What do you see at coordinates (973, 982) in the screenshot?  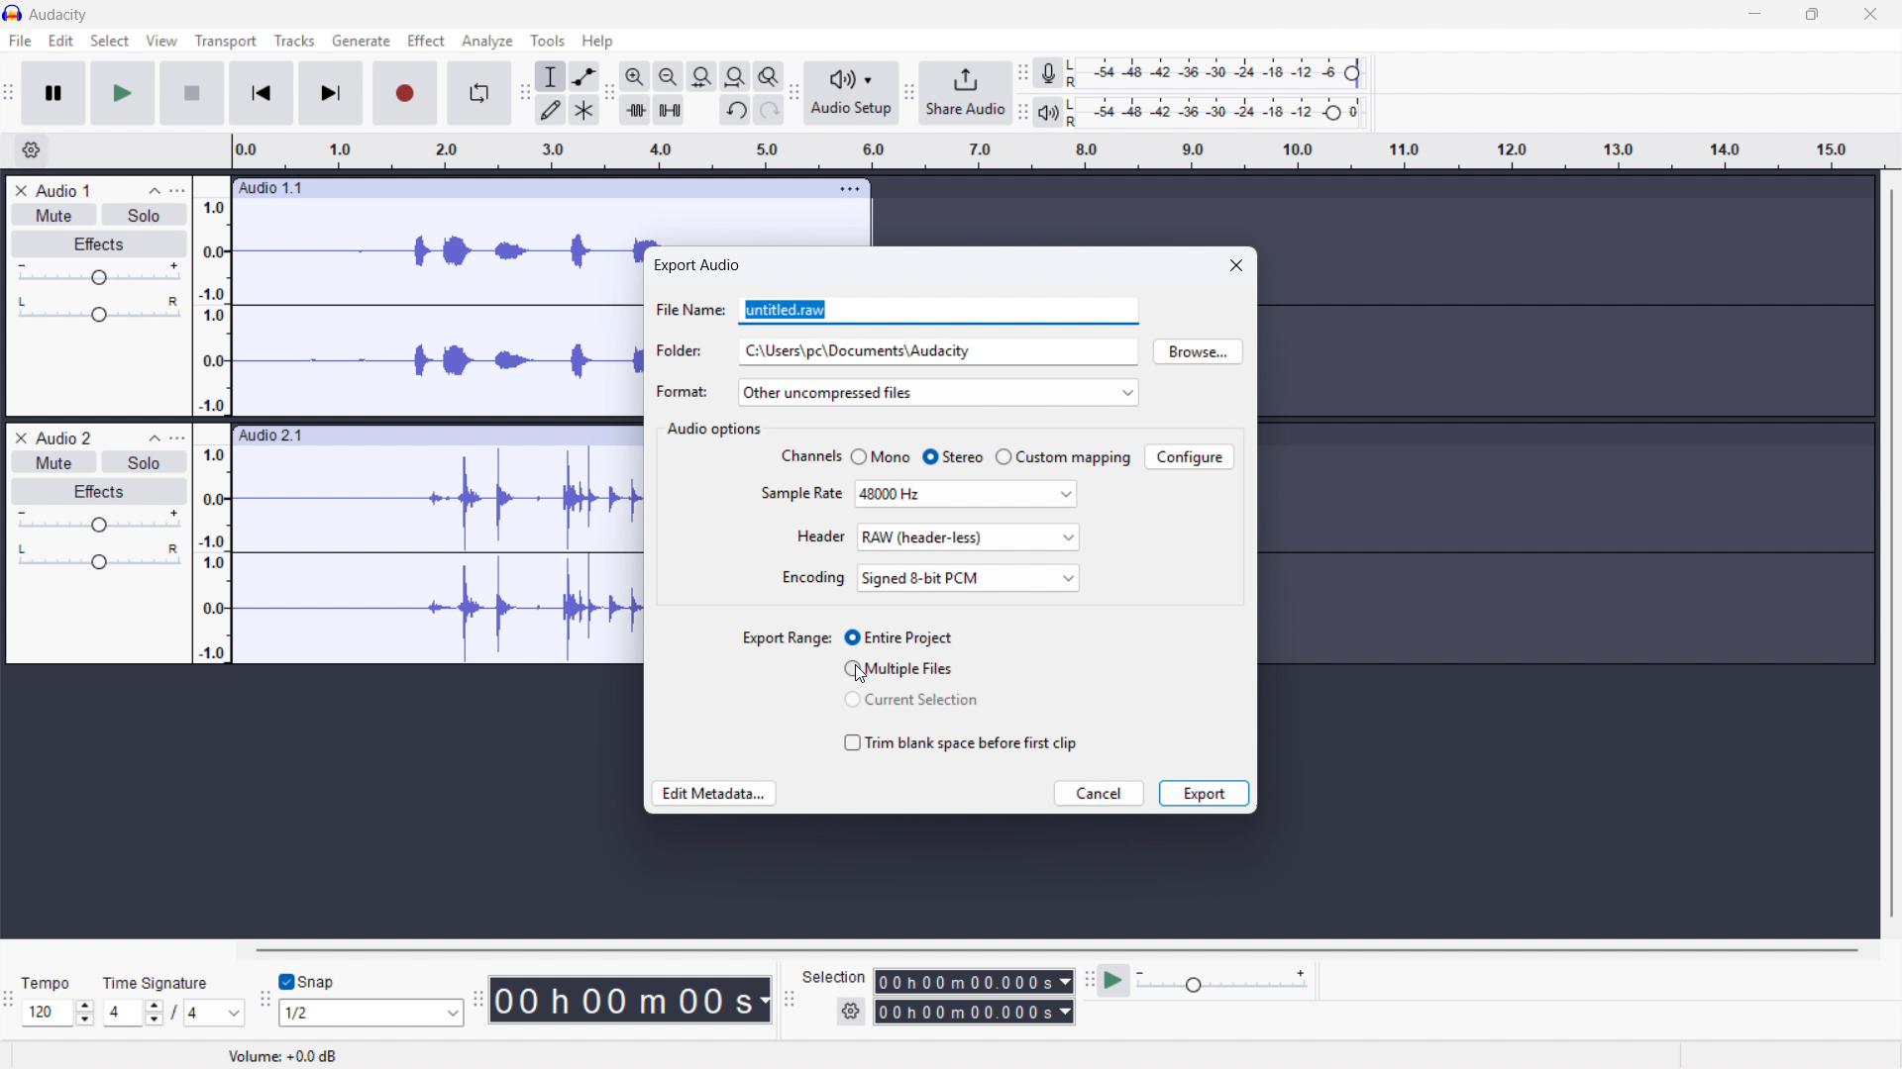 I see `Selection start time` at bounding box center [973, 982].